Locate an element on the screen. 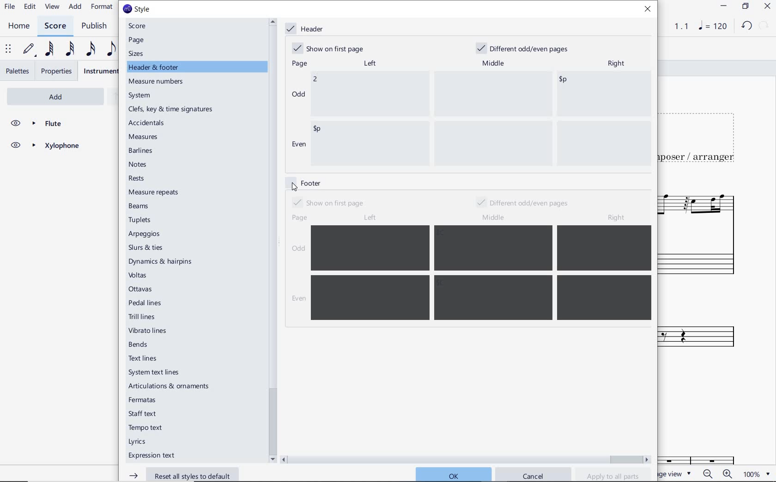 This screenshot has height=482, width=776. REDO is located at coordinates (764, 26).